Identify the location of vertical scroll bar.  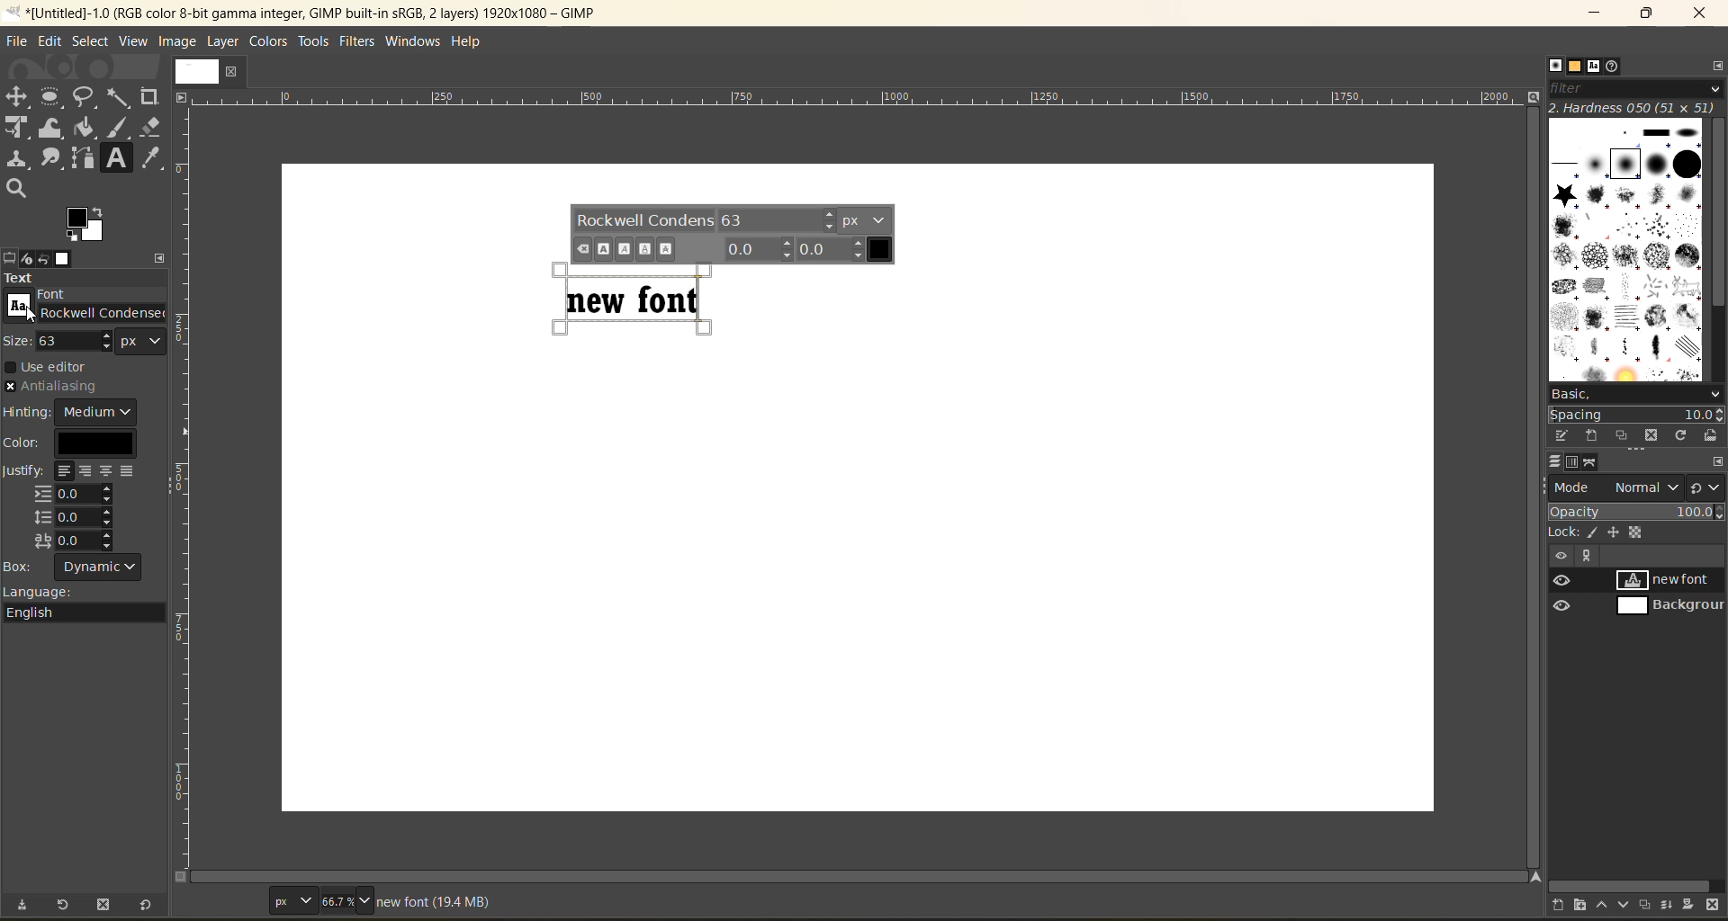
(1716, 215).